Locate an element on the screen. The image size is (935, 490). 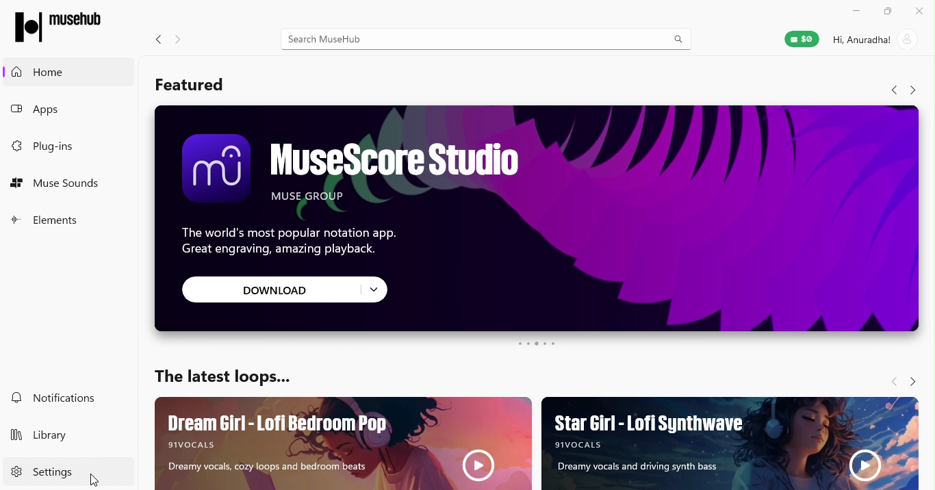
Muse wallet is located at coordinates (804, 42).